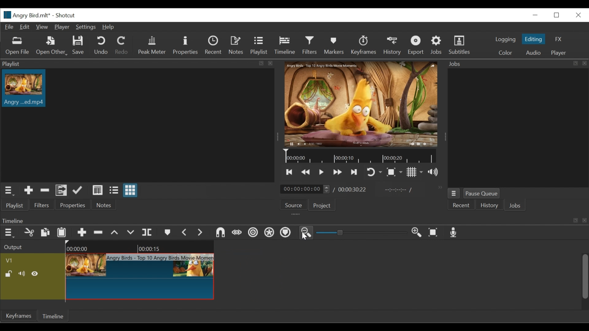 This screenshot has width=589, height=331. What do you see at coordinates (236, 45) in the screenshot?
I see `Notes` at bounding box center [236, 45].